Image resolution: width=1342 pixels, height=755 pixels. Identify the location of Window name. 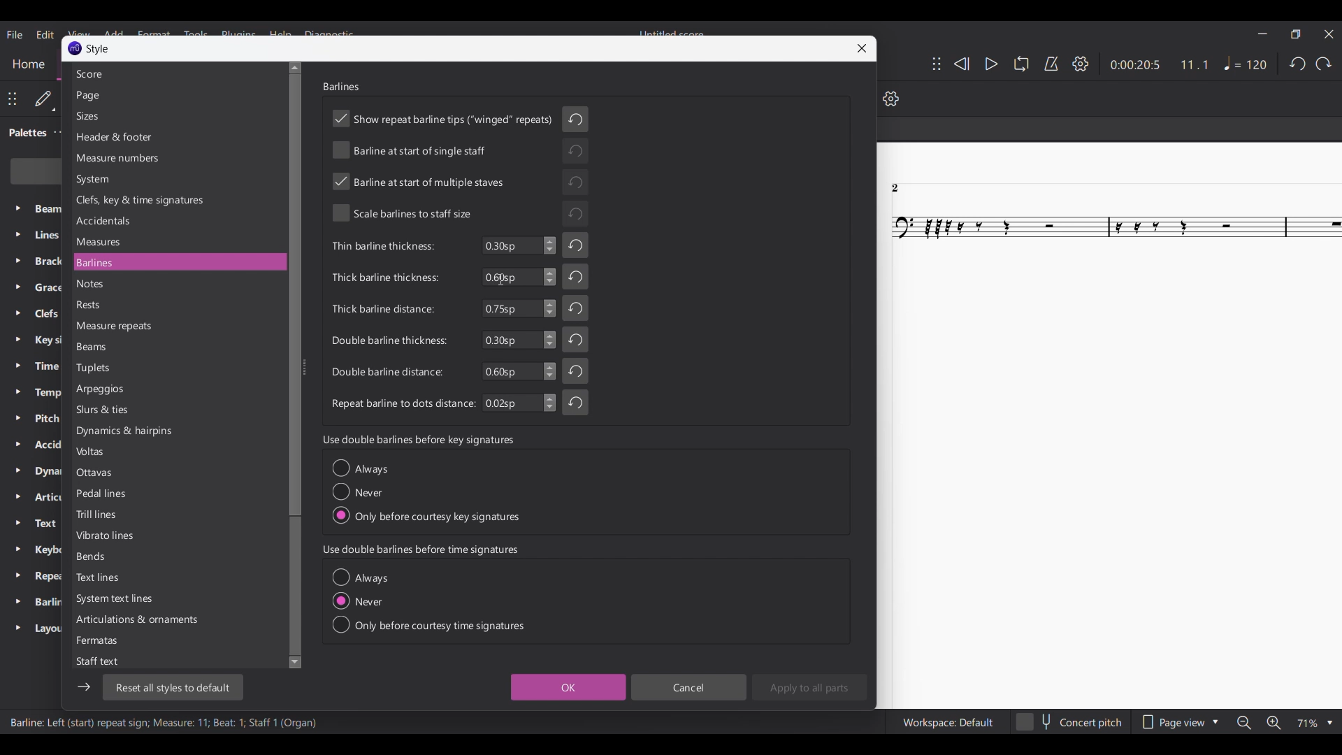
(98, 48).